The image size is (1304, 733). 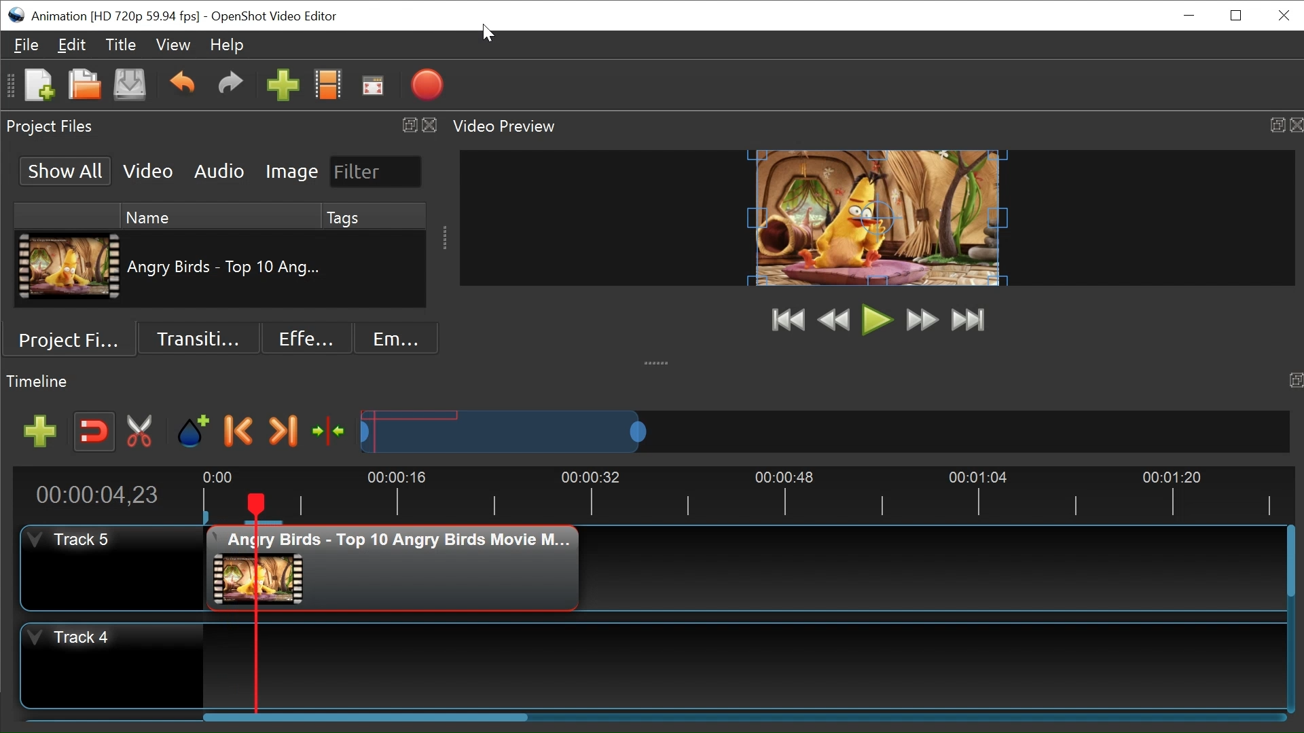 What do you see at coordinates (26, 45) in the screenshot?
I see `File` at bounding box center [26, 45].